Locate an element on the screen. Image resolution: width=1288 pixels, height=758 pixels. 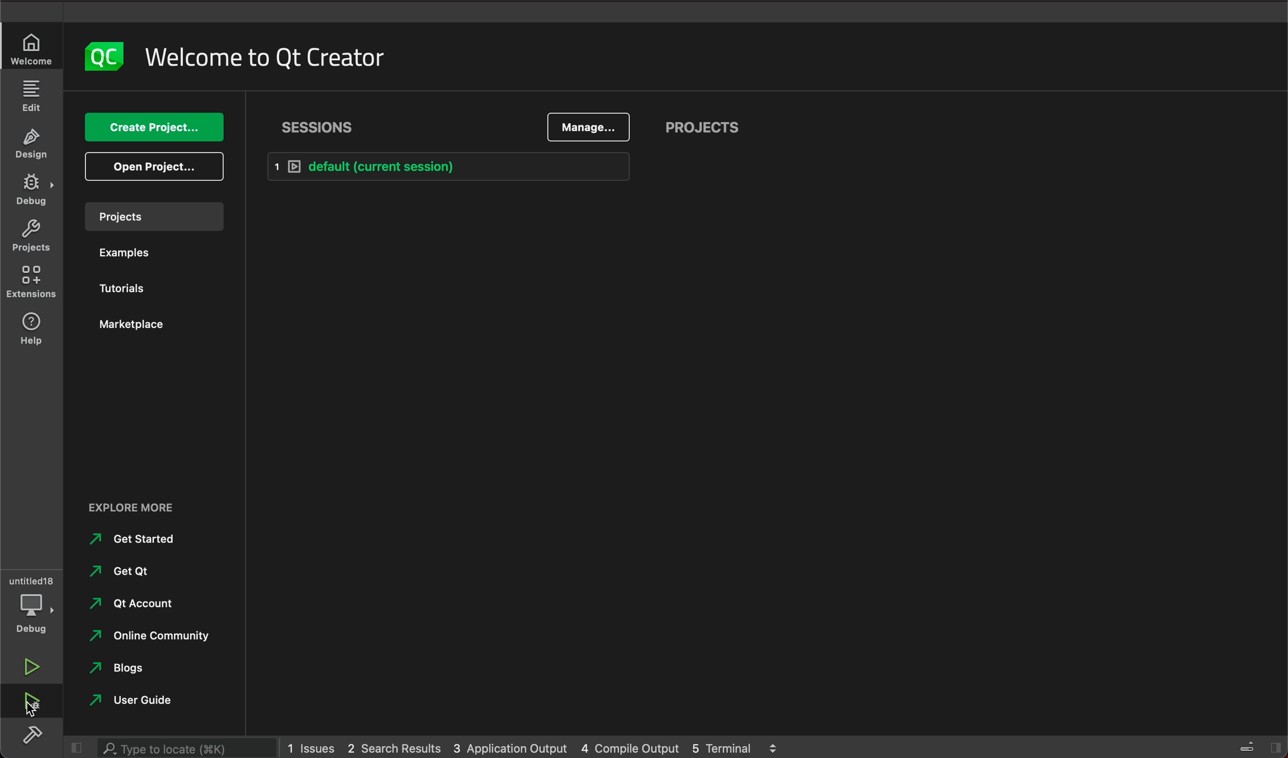
marketplace is located at coordinates (154, 325).